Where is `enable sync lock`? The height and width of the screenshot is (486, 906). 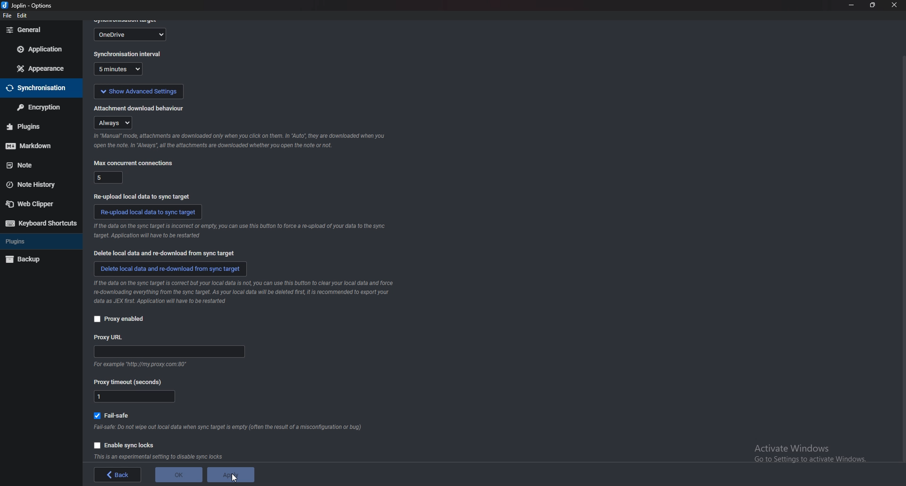
enable sync lock is located at coordinates (125, 444).